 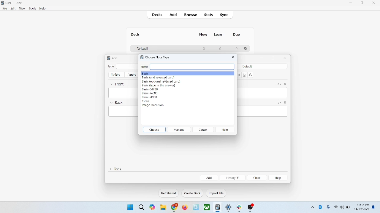 What do you see at coordinates (279, 103) in the screenshot?
I see `HTML editor` at bounding box center [279, 103].